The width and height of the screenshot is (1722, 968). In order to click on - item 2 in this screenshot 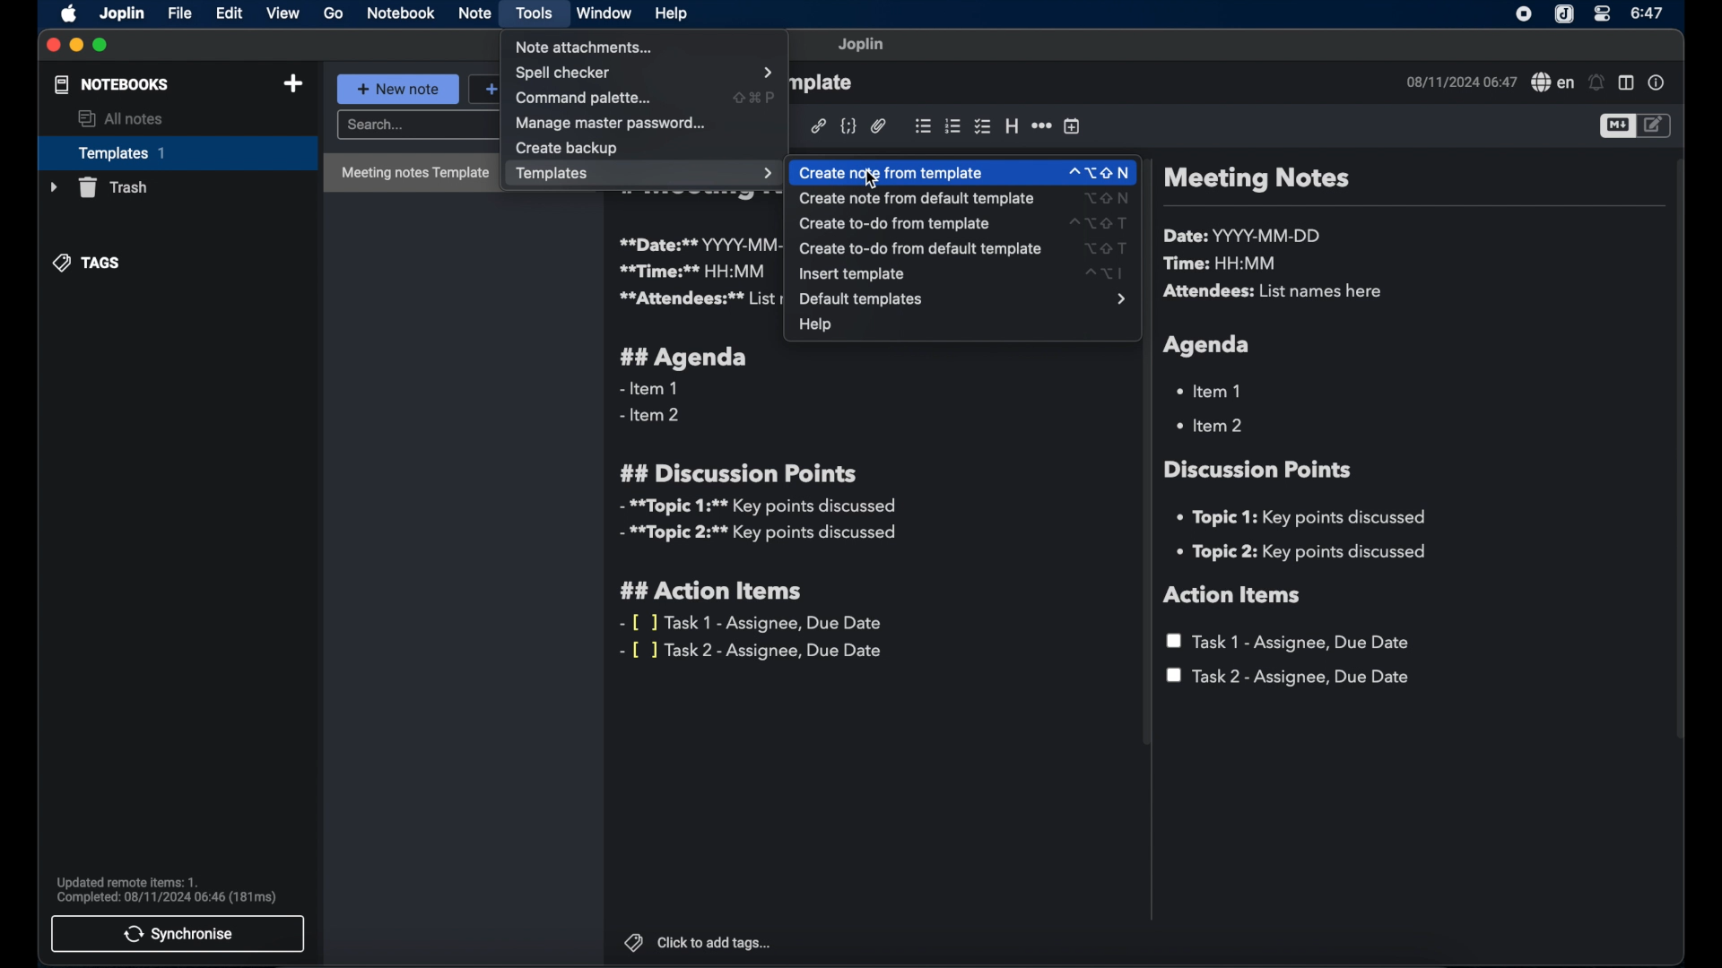, I will do `click(651, 416)`.